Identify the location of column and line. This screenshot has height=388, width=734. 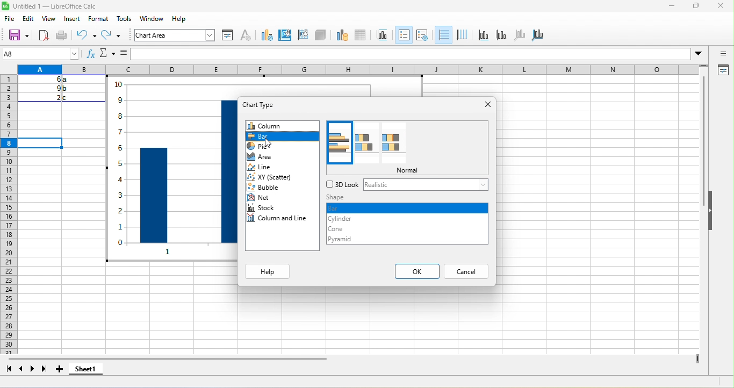
(280, 220).